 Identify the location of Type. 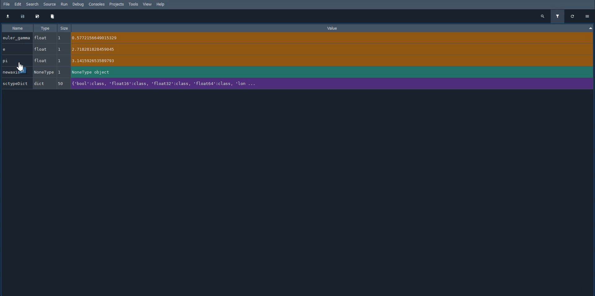
(45, 28).